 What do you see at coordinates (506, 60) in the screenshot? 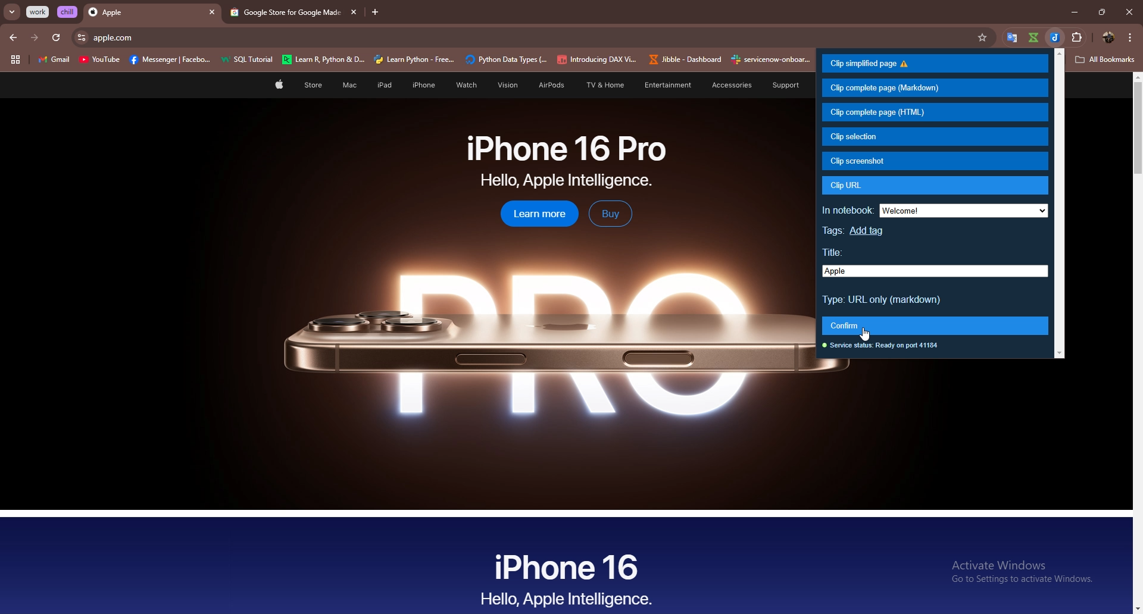
I see `Phyton Data Types(...` at bounding box center [506, 60].